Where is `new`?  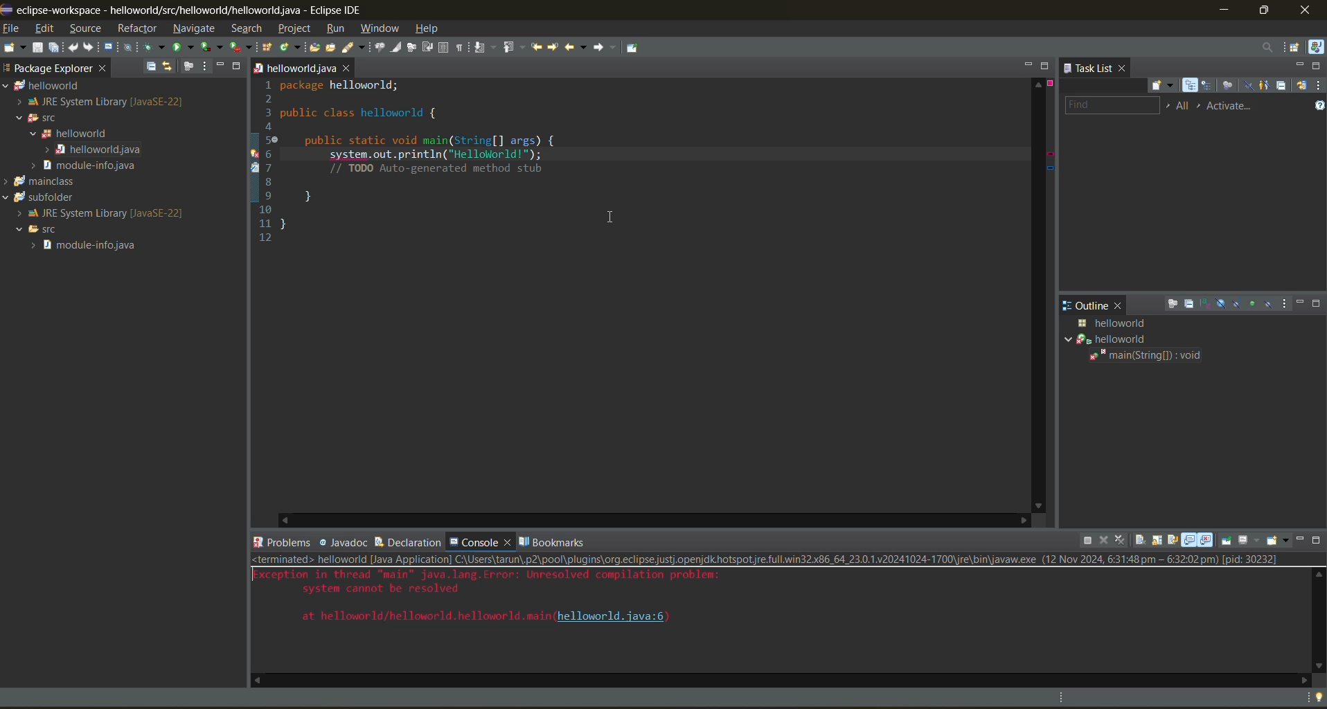
new is located at coordinates (19, 48).